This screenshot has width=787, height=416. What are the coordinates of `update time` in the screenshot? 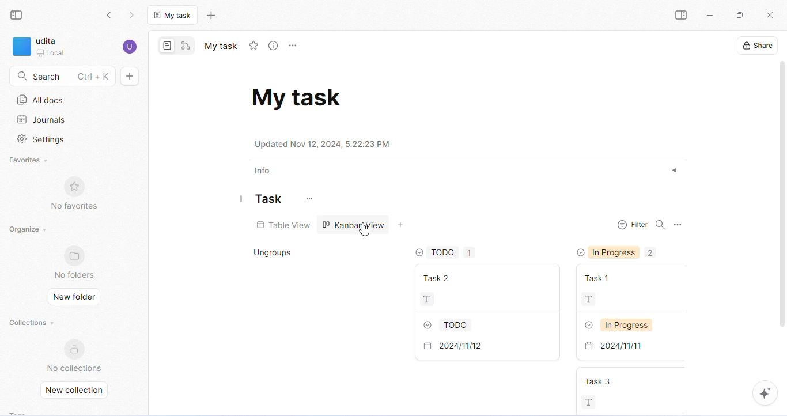 It's located at (326, 145).